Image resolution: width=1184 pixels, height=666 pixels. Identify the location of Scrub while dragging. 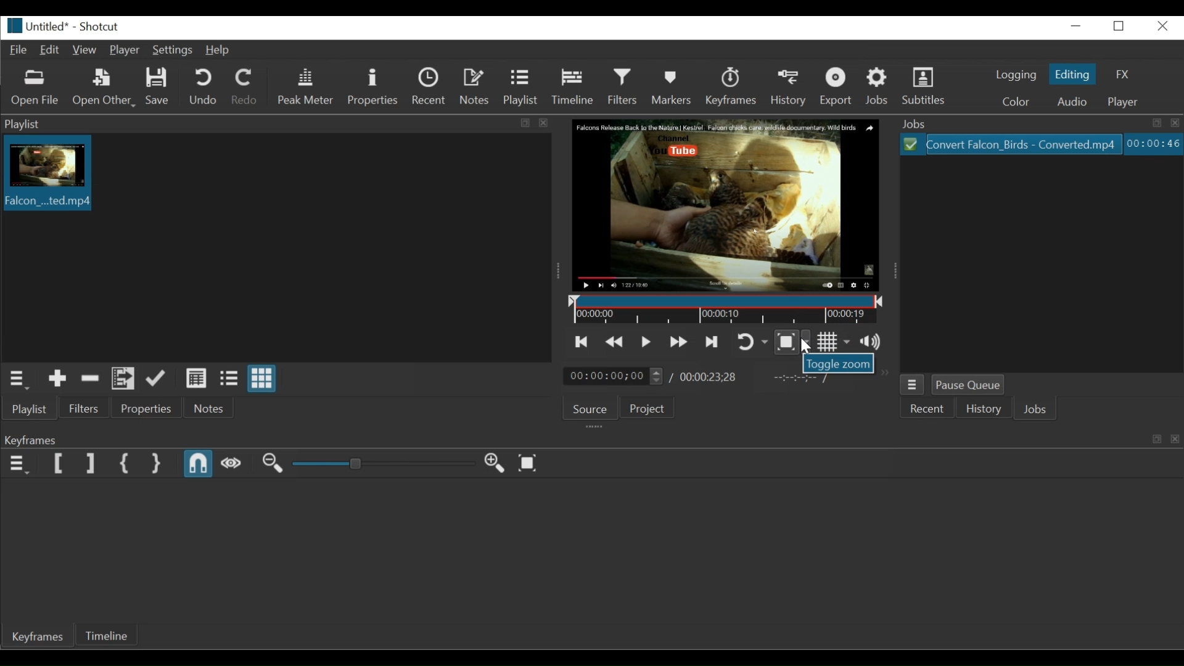
(231, 464).